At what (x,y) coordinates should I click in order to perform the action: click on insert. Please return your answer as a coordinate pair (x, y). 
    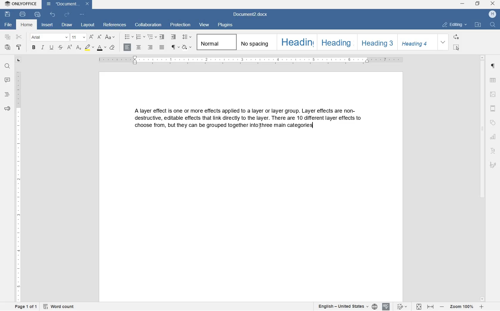
    Looking at the image, I should click on (48, 26).